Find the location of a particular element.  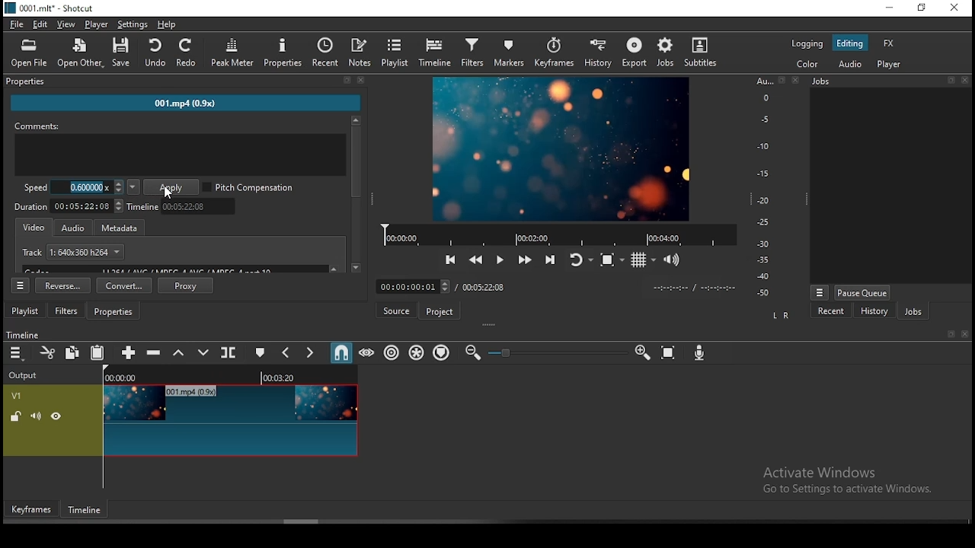

timeframe is located at coordinates (85, 509).